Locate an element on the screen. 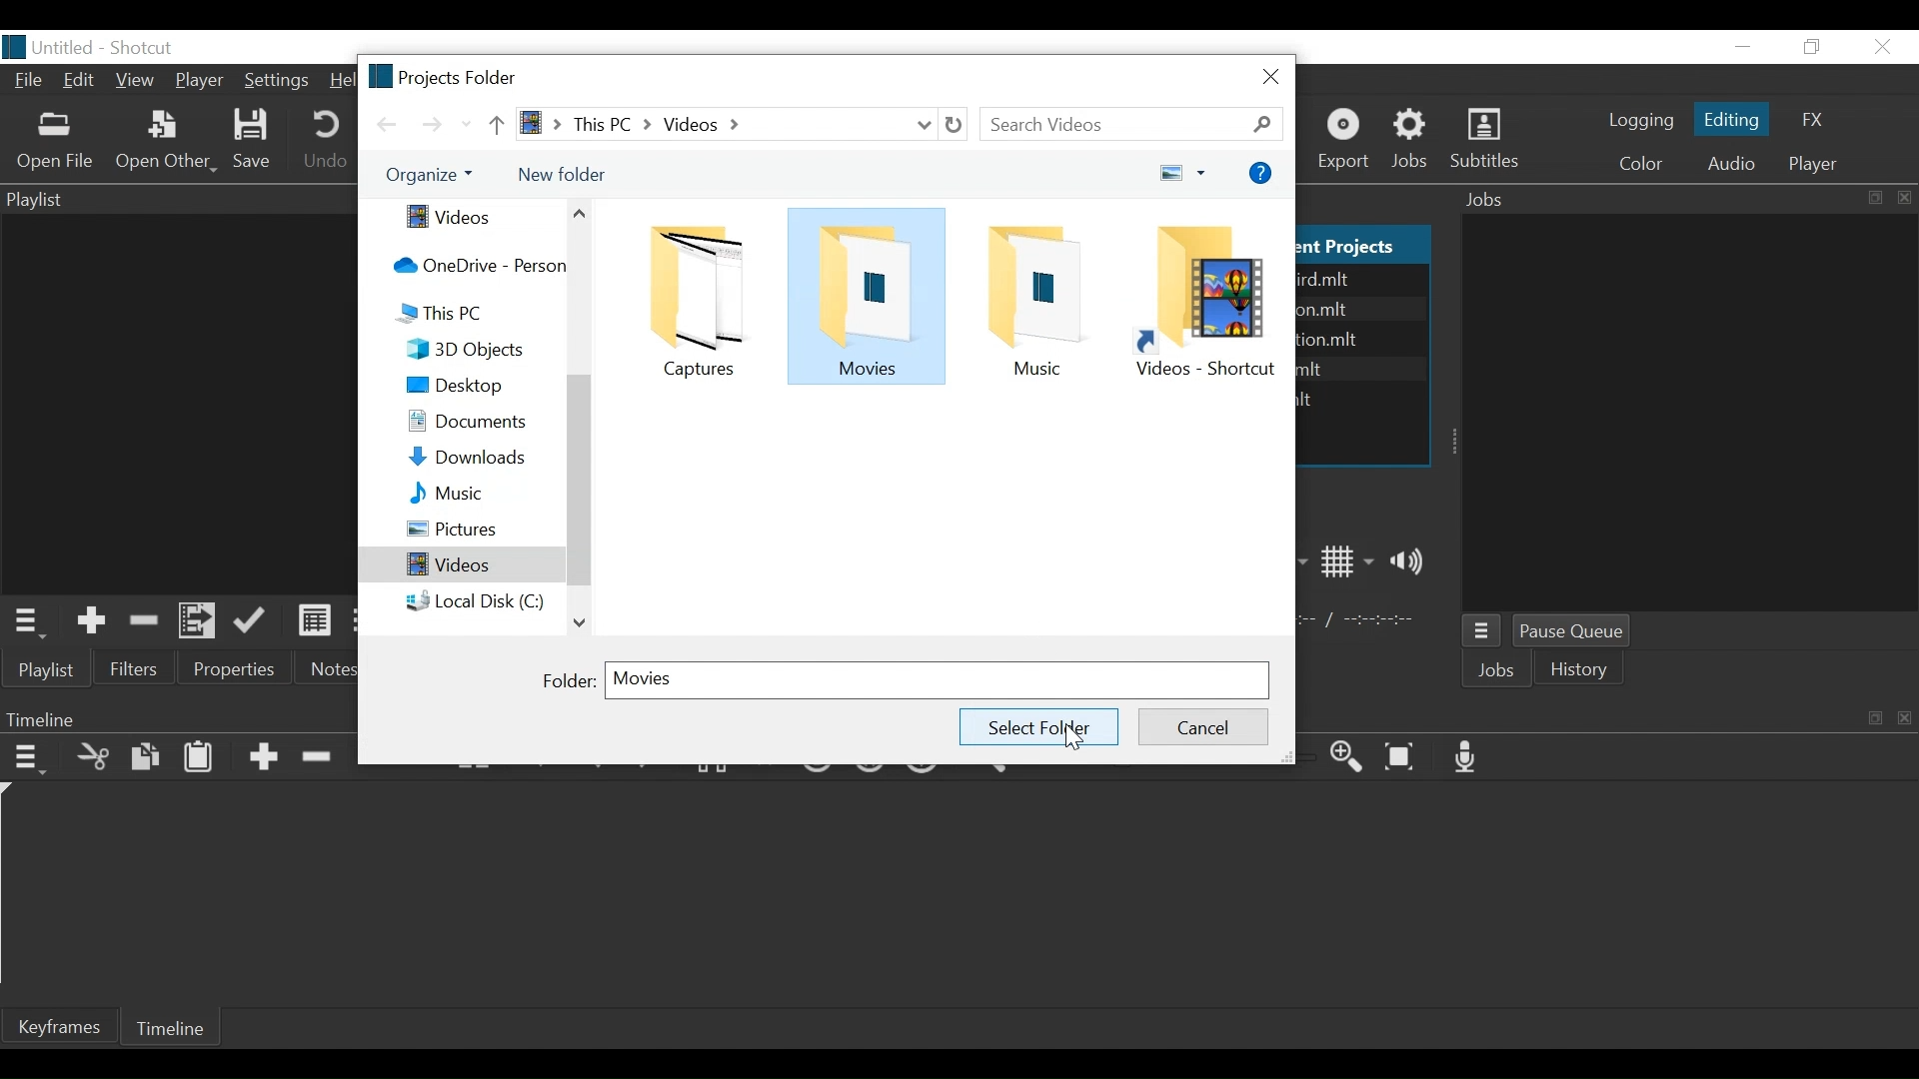 The height and width of the screenshot is (1079, 1919). Help is located at coordinates (340, 81).